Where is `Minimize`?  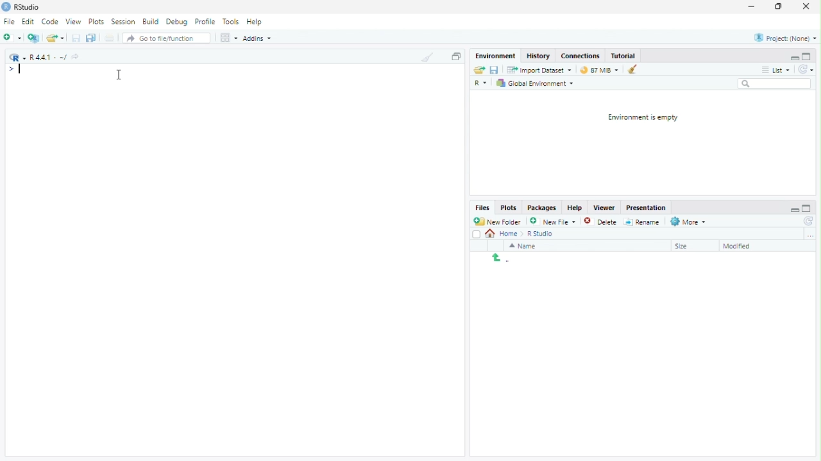 Minimize is located at coordinates (794, 209).